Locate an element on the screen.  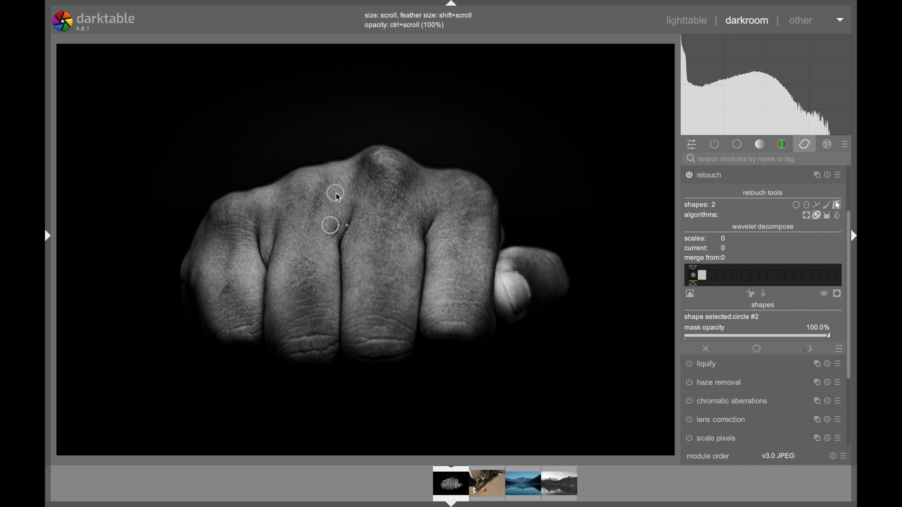
size: scroll, feather size: shift+scroll opacity: ctrl+scroll (100%) is located at coordinates (421, 20).